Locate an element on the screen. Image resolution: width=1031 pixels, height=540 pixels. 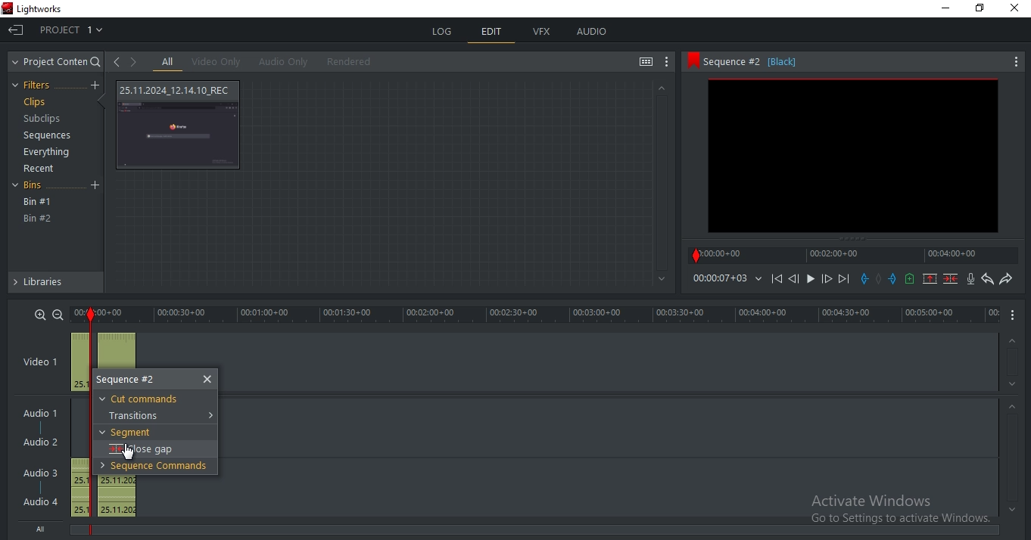
time is located at coordinates (553, 315).